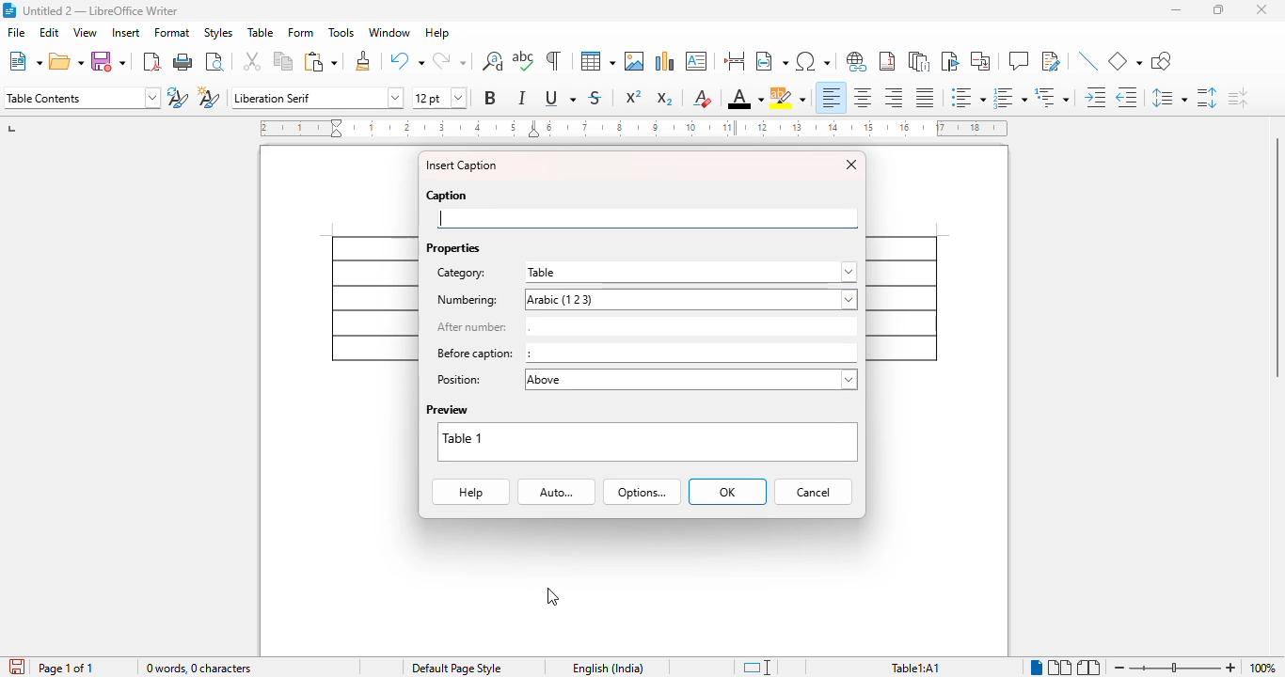 This screenshot has width=1285, height=677. What do you see at coordinates (461, 165) in the screenshot?
I see `insert caption` at bounding box center [461, 165].